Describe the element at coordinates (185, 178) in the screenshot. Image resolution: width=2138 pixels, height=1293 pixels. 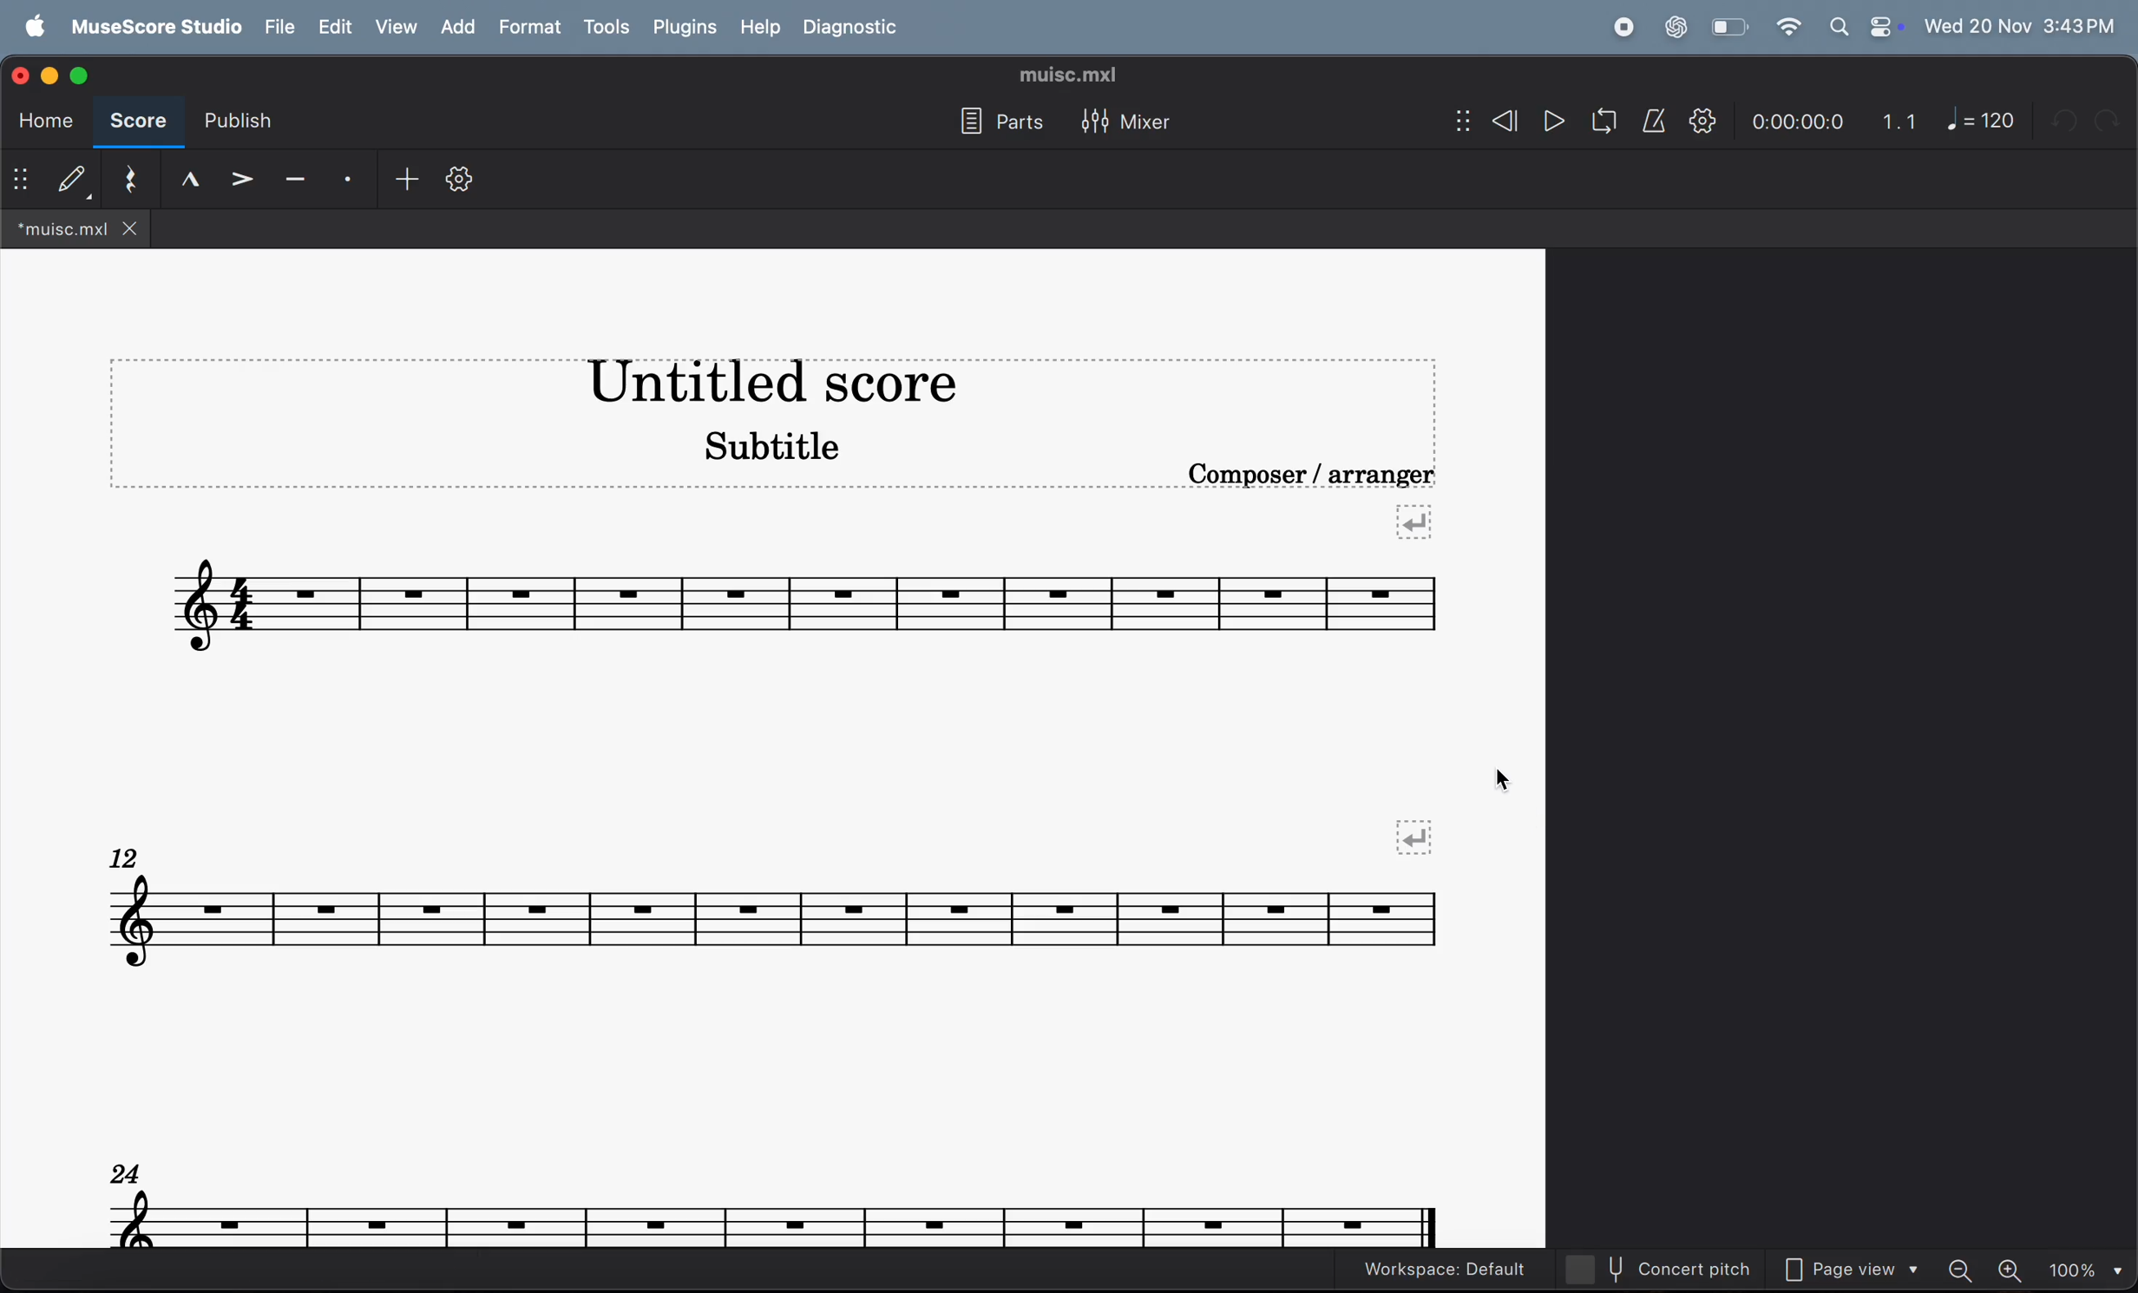
I see `marcato` at that location.